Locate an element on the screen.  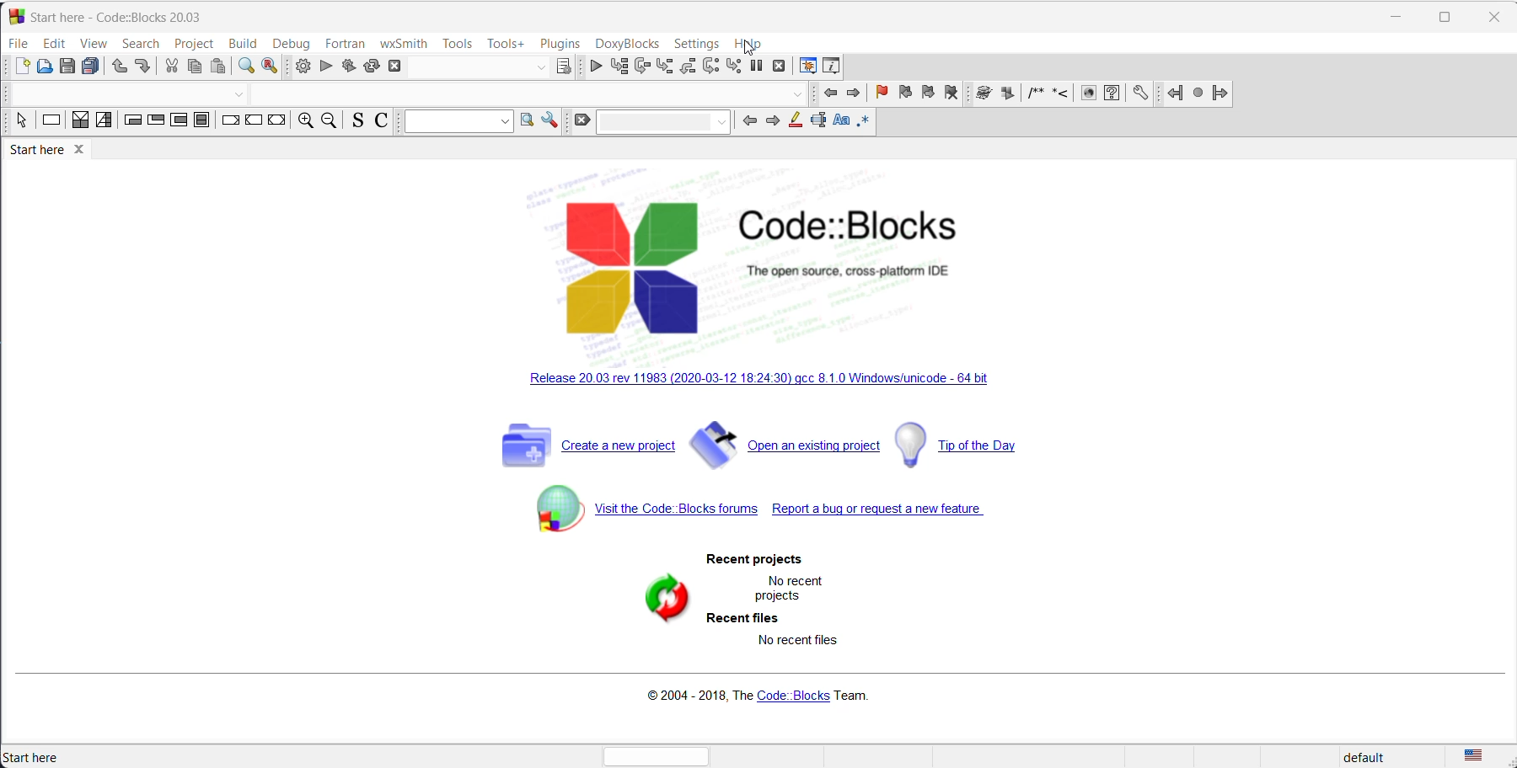
icon is located at coordinates (1088, 94).